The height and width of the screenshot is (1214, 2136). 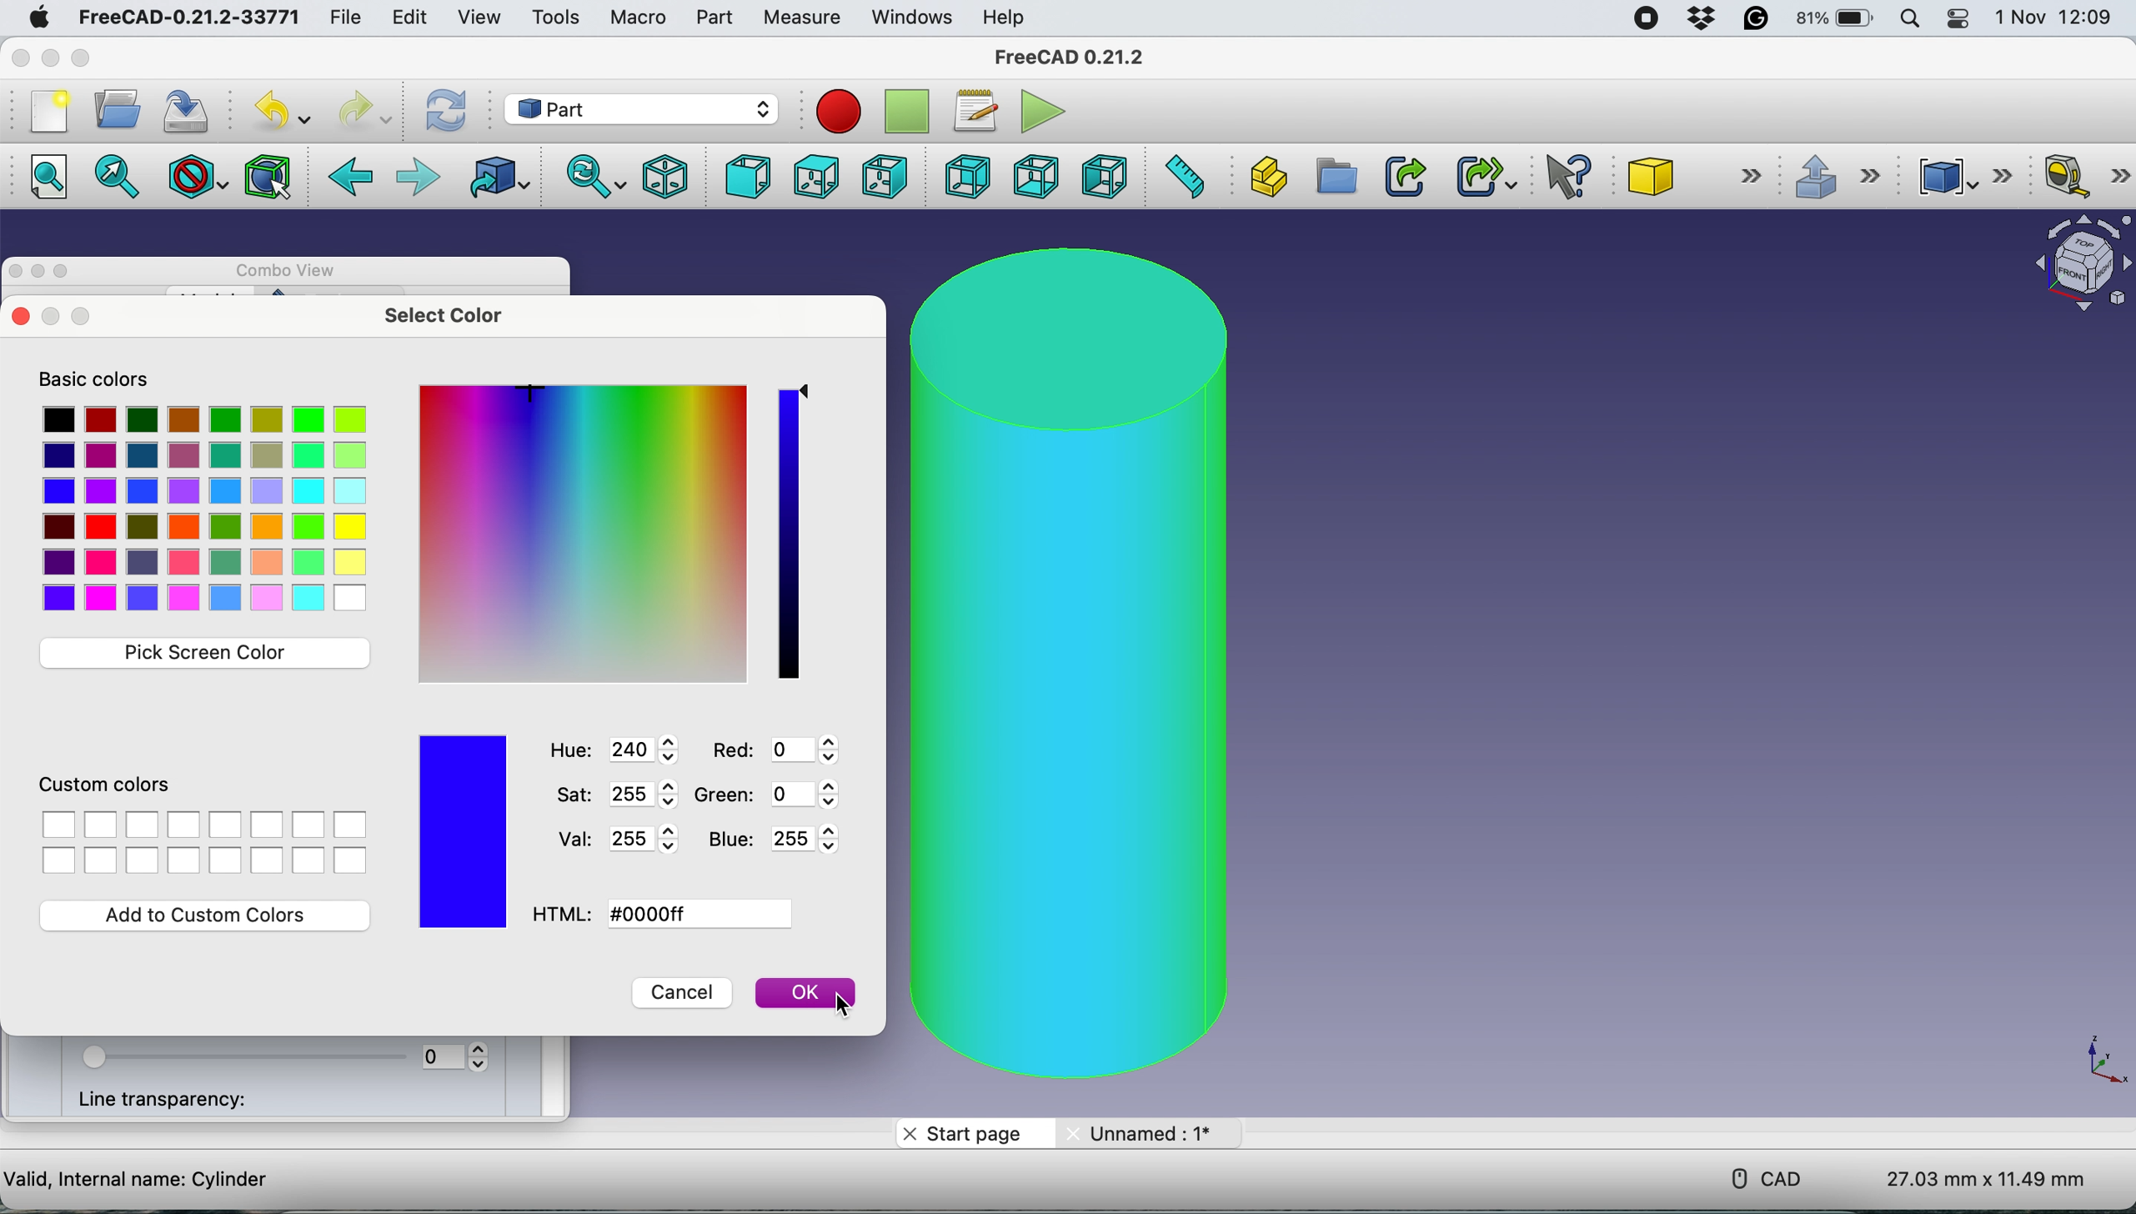 I want to click on control center, so click(x=1962, y=22).